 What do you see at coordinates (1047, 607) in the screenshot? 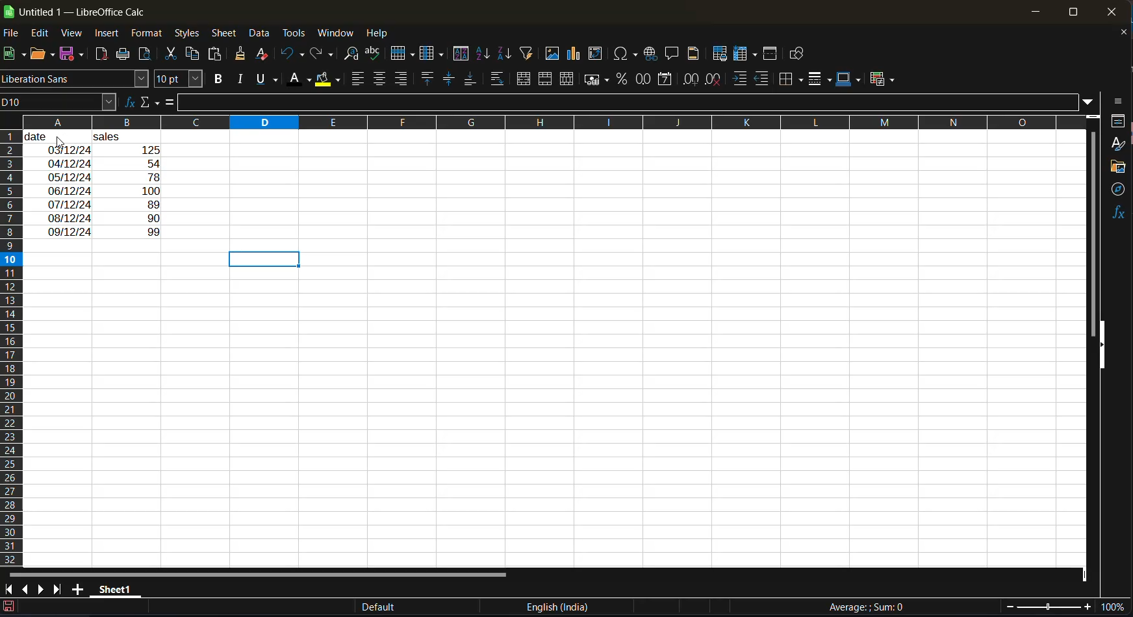
I see `zoom slider` at bounding box center [1047, 607].